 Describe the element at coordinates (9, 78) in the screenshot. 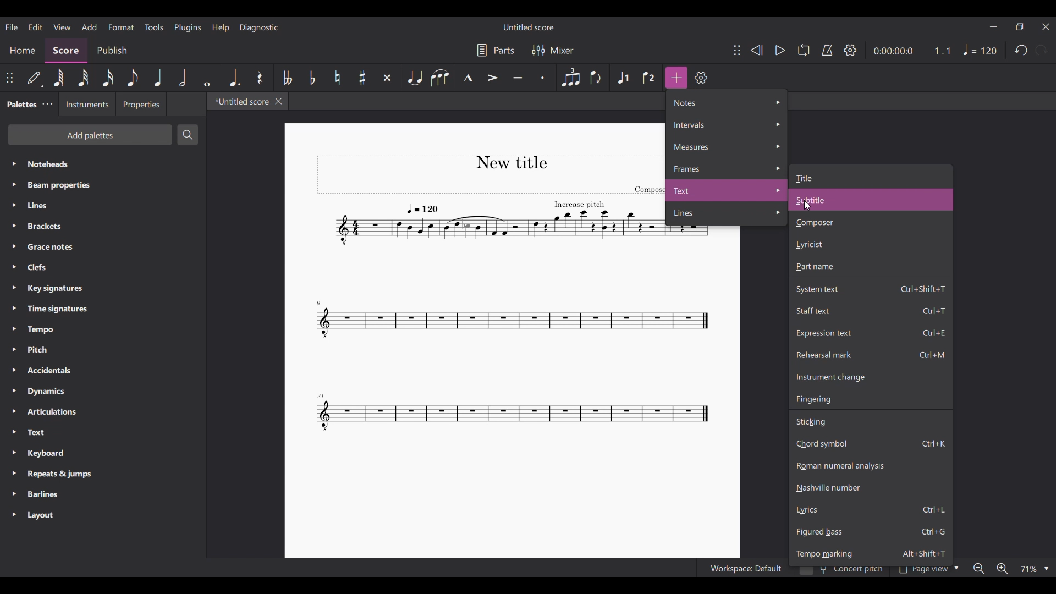

I see `Change position` at that location.